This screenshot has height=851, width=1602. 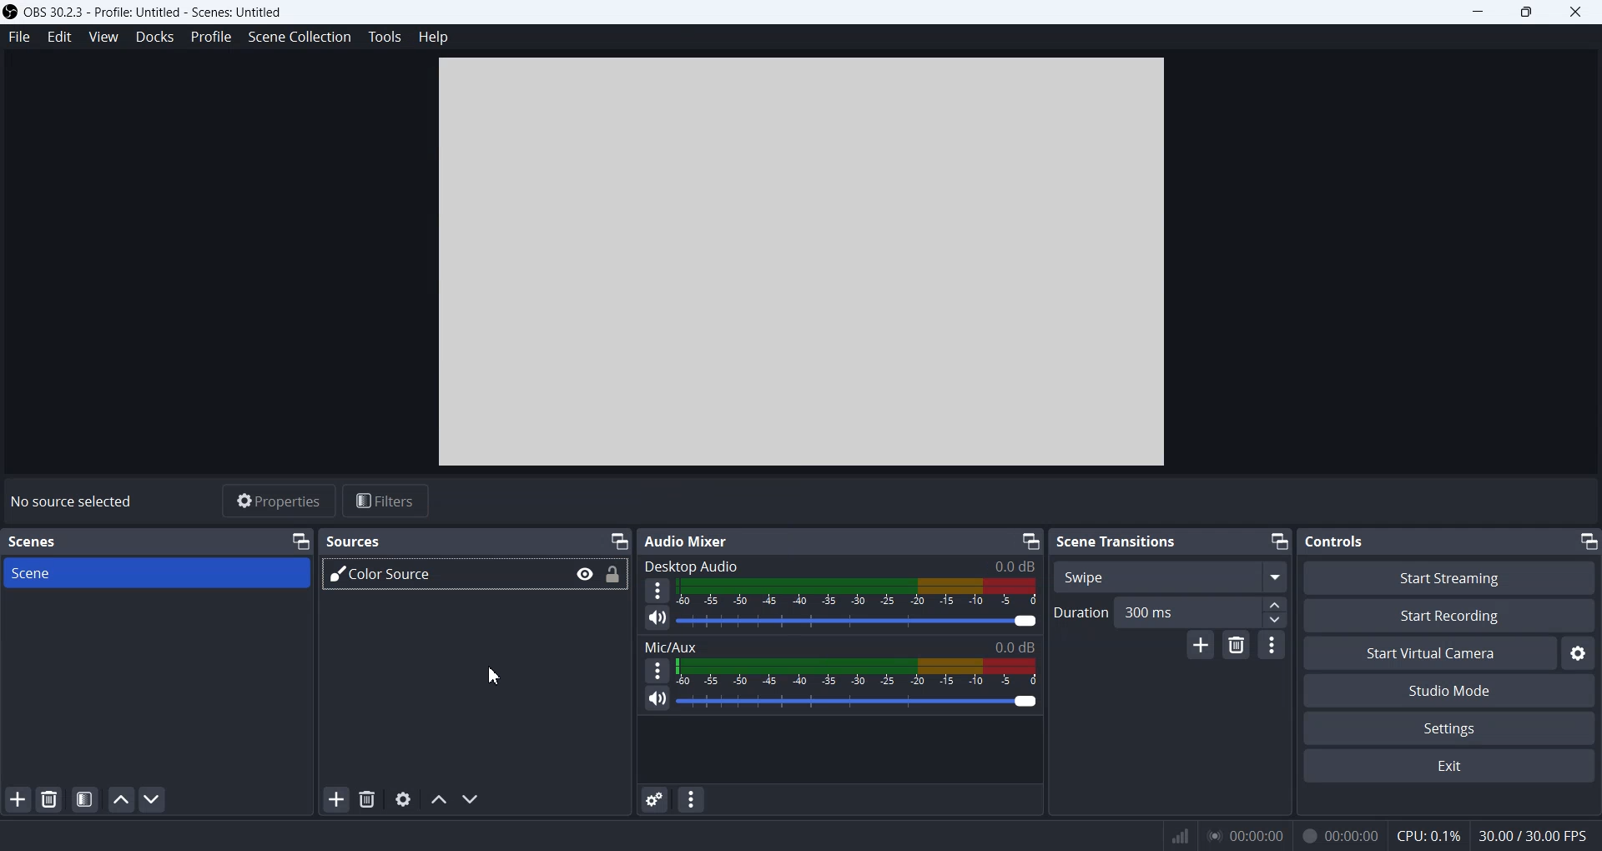 I want to click on Profile, so click(x=210, y=36).